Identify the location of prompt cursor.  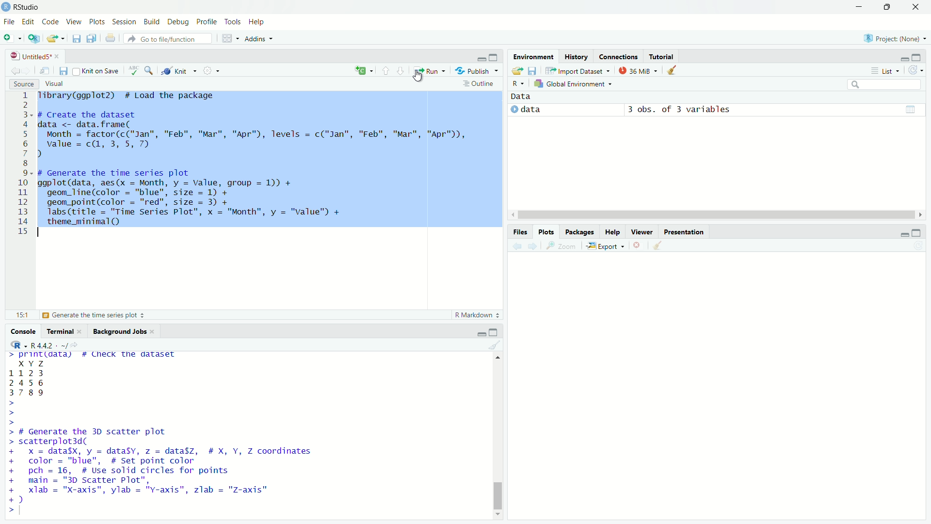
(6, 510).